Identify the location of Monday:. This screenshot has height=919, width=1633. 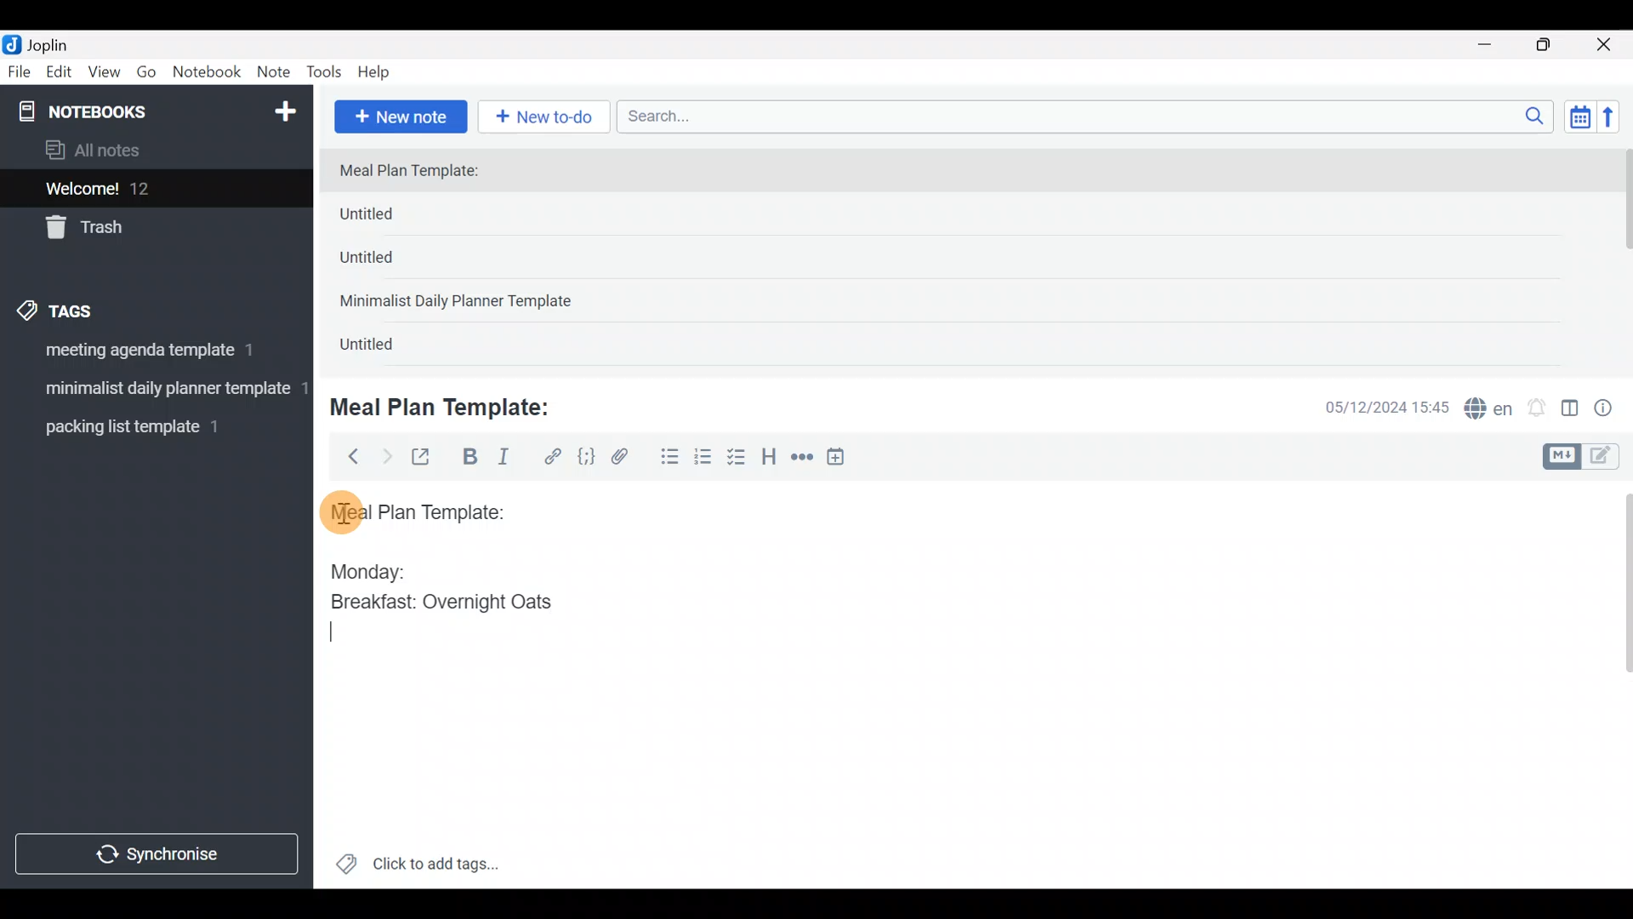
(356, 569).